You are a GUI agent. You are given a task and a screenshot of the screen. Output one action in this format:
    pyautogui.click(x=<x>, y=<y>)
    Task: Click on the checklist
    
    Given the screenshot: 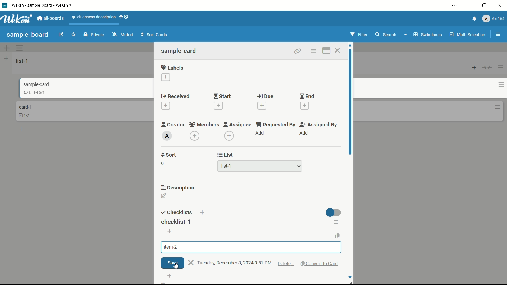 What is the action you would take?
    pyautogui.click(x=26, y=115)
    